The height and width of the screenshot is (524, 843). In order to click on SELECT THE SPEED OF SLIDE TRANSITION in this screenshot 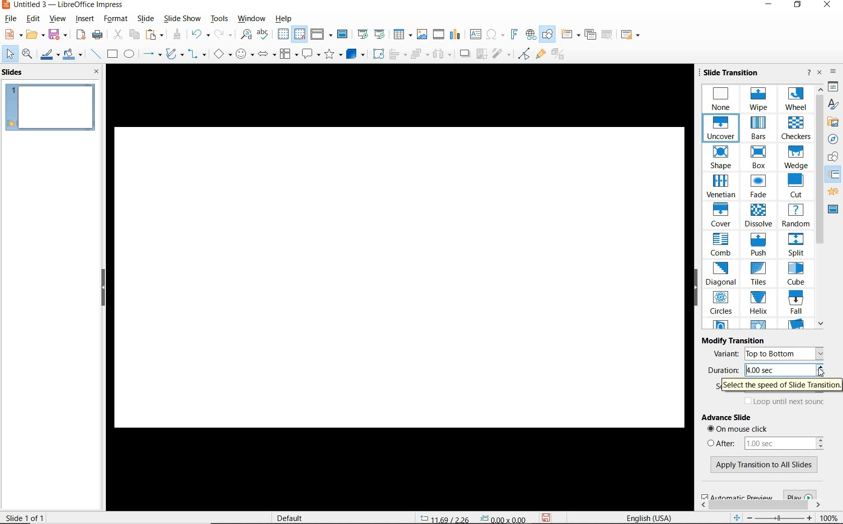, I will do `click(781, 386)`.